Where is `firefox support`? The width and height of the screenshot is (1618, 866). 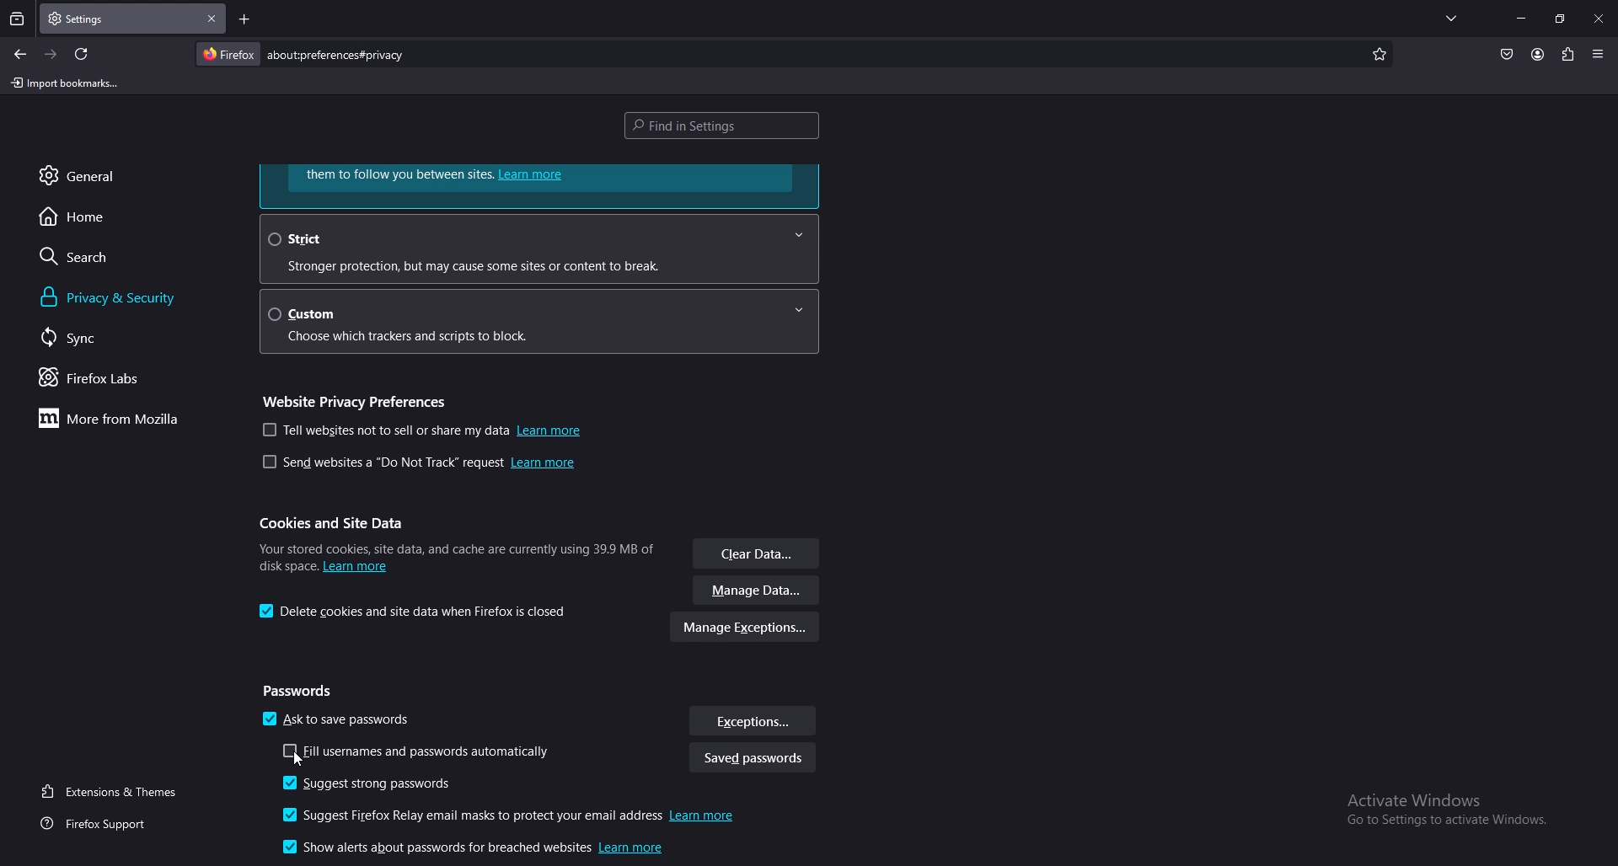 firefox support is located at coordinates (99, 825).